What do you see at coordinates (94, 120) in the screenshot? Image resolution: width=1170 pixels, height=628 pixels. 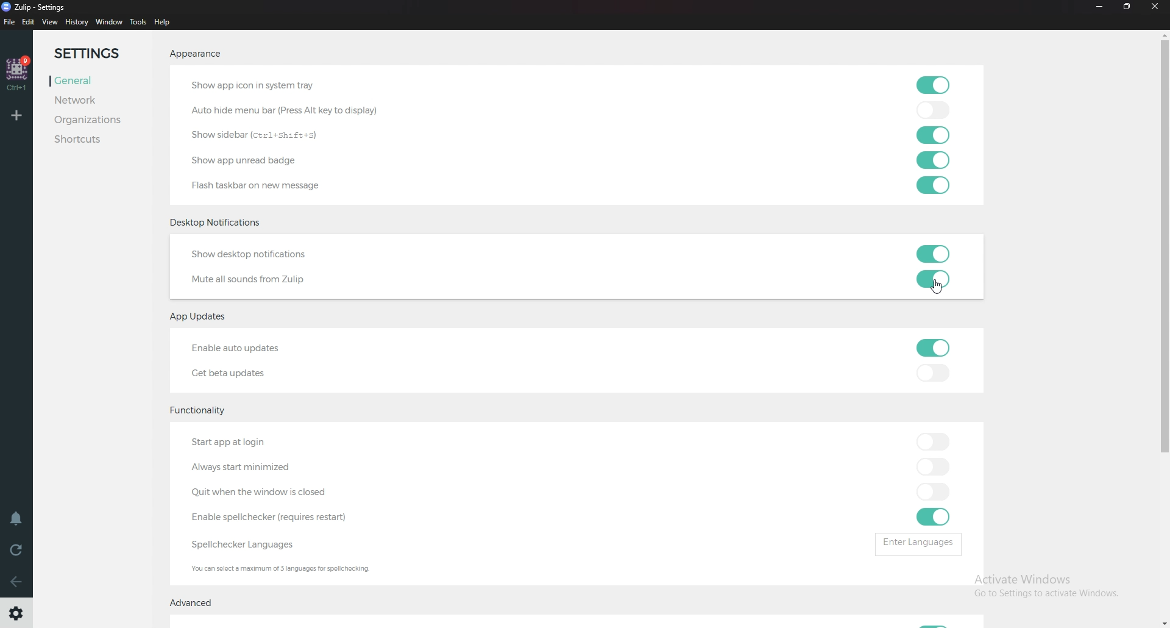 I see `Organizations` at bounding box center [94, 120].